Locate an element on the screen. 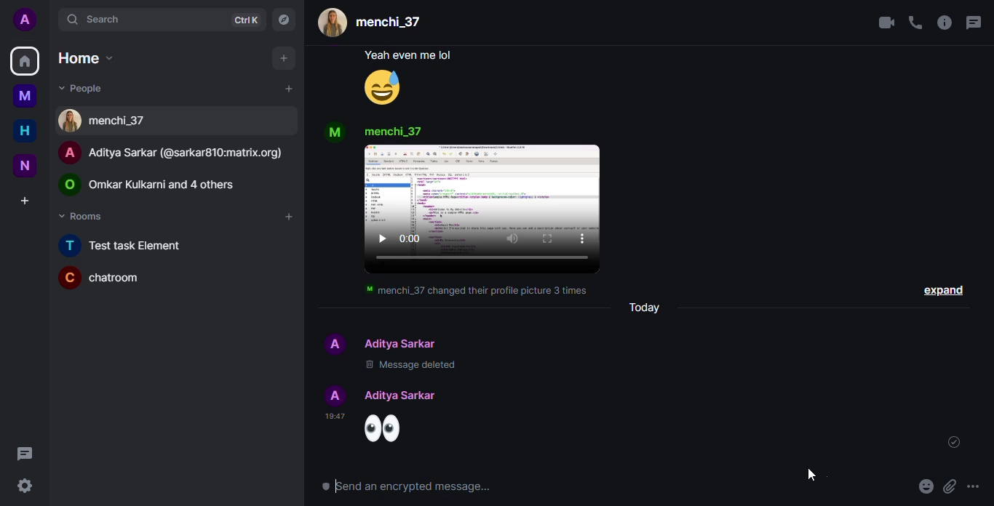 The height and width of the screenshot is (506, 994). myspace is located at coordinates (27, 96).